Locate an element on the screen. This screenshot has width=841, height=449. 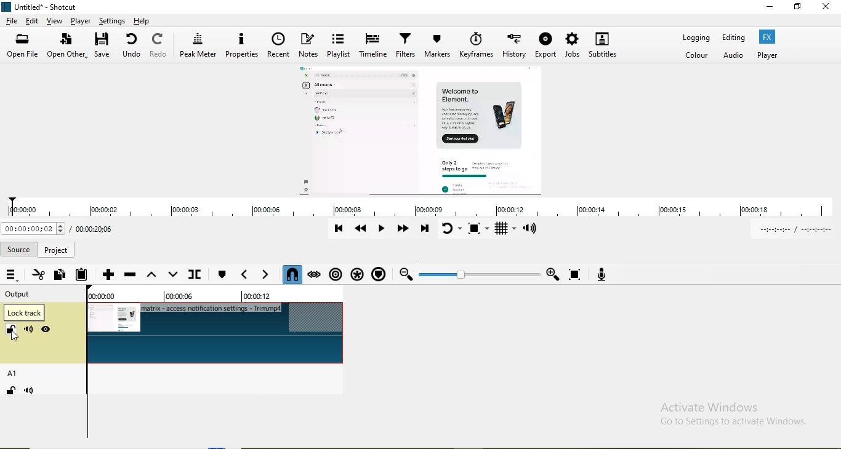
Snap is located at coordinates (292, 274).